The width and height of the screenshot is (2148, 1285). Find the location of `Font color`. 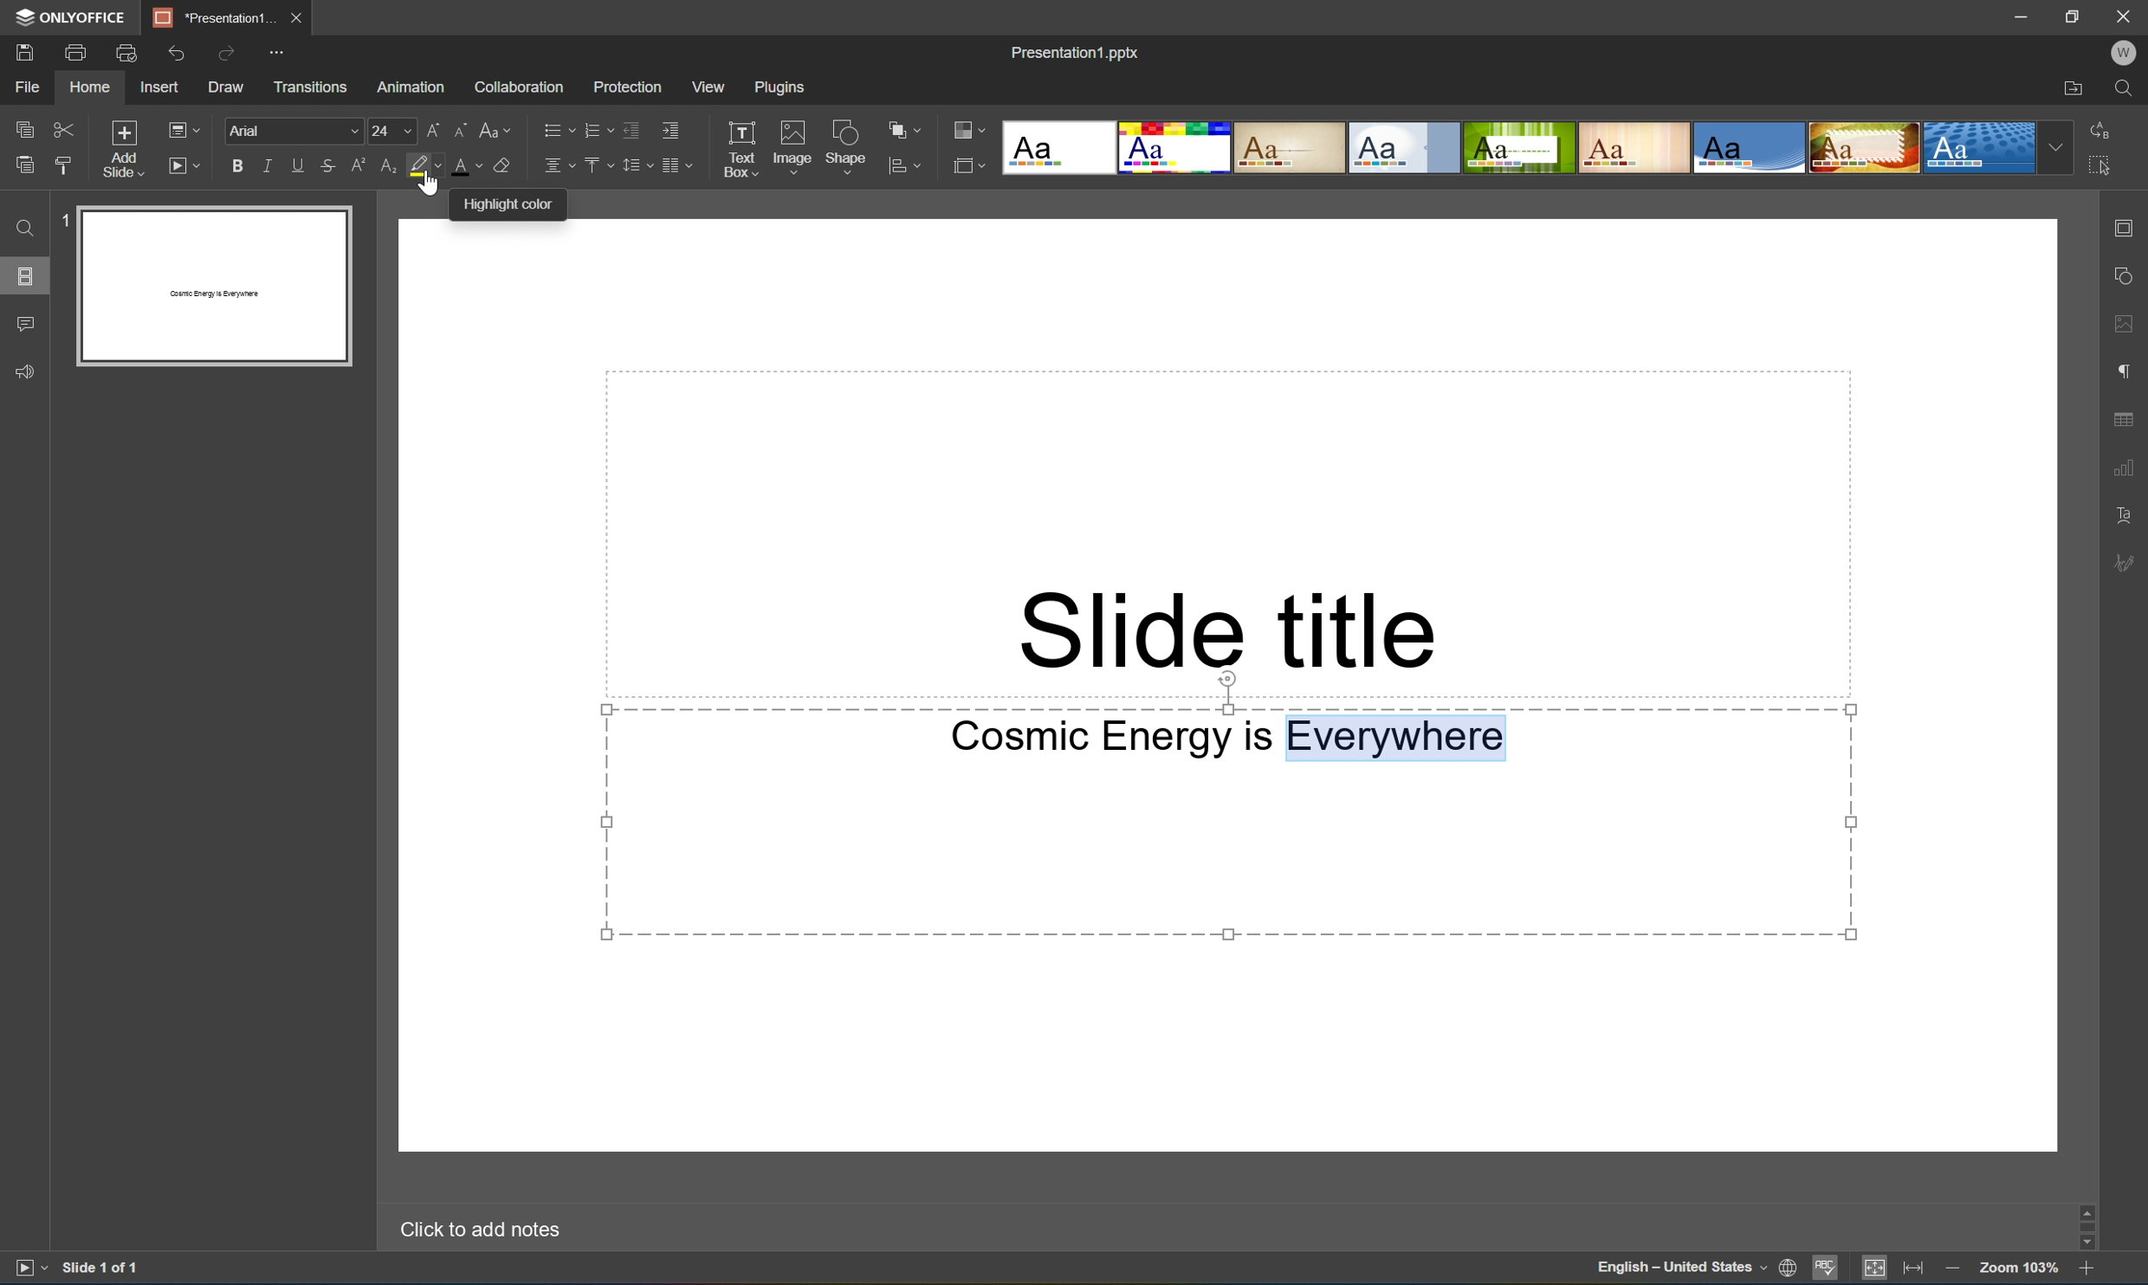

Font color is located at coordinates (470, 163).